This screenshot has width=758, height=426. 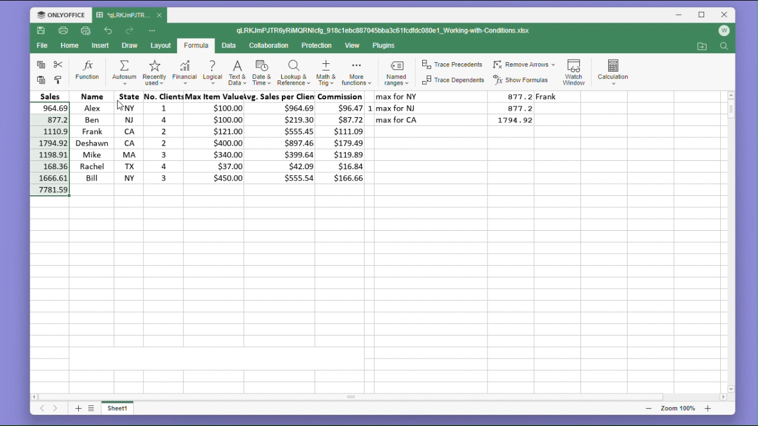 What do you see at coordinates (212, 73) in the screenshot?
I see `logical` at bounding box center [212, 73].